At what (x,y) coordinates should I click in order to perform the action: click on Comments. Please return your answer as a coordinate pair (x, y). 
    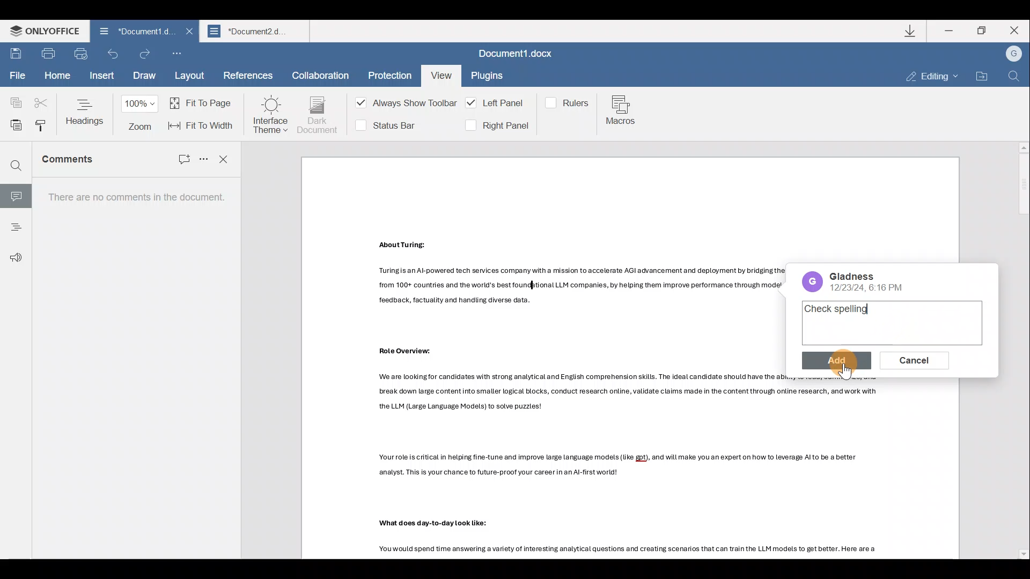
    Looking at the image, I should click on (82, 164).